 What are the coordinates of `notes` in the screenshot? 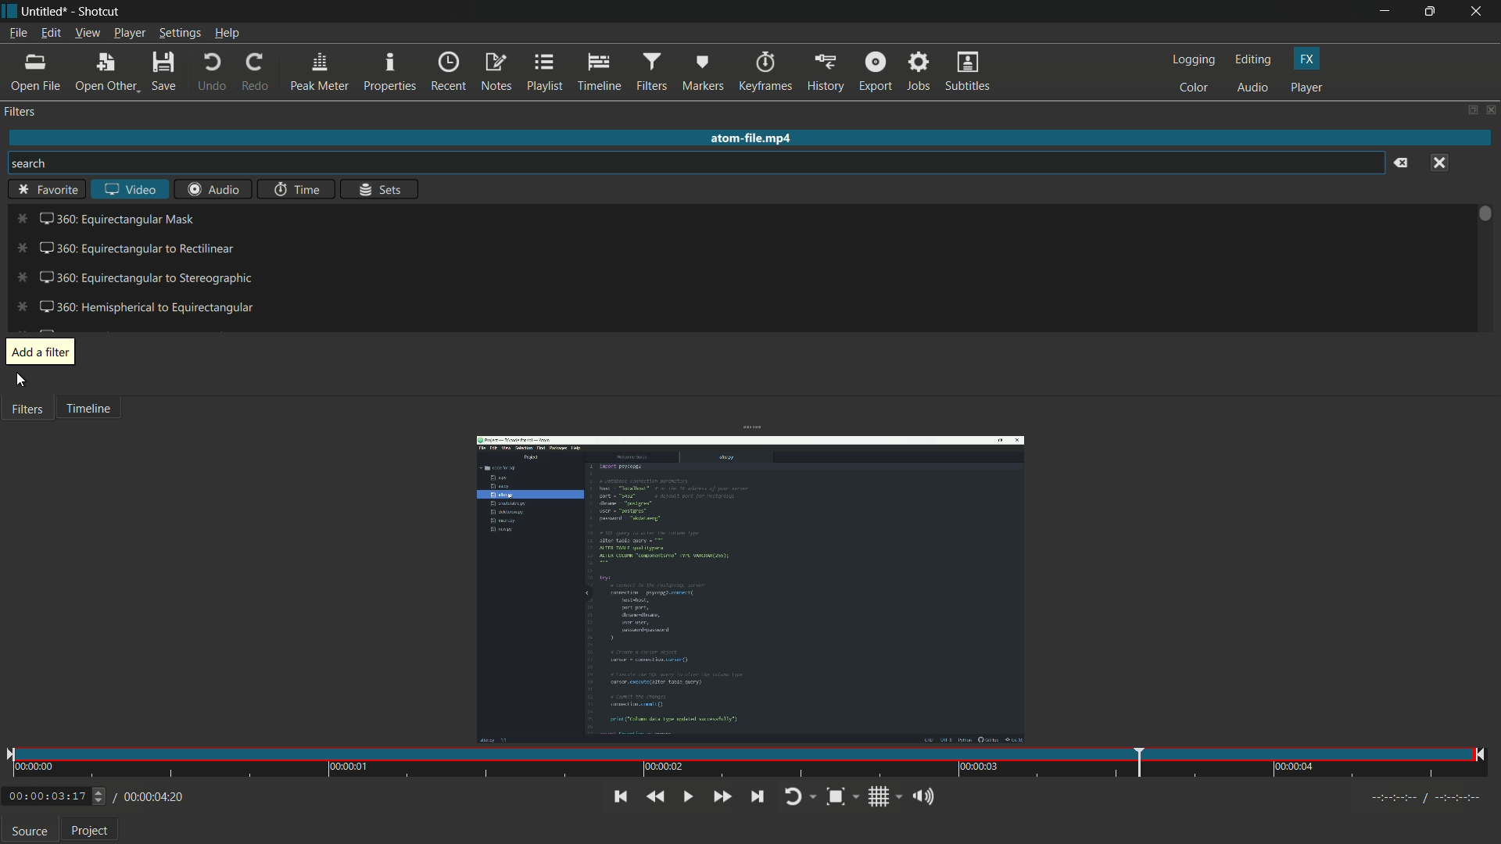 It's located at (495, 73).